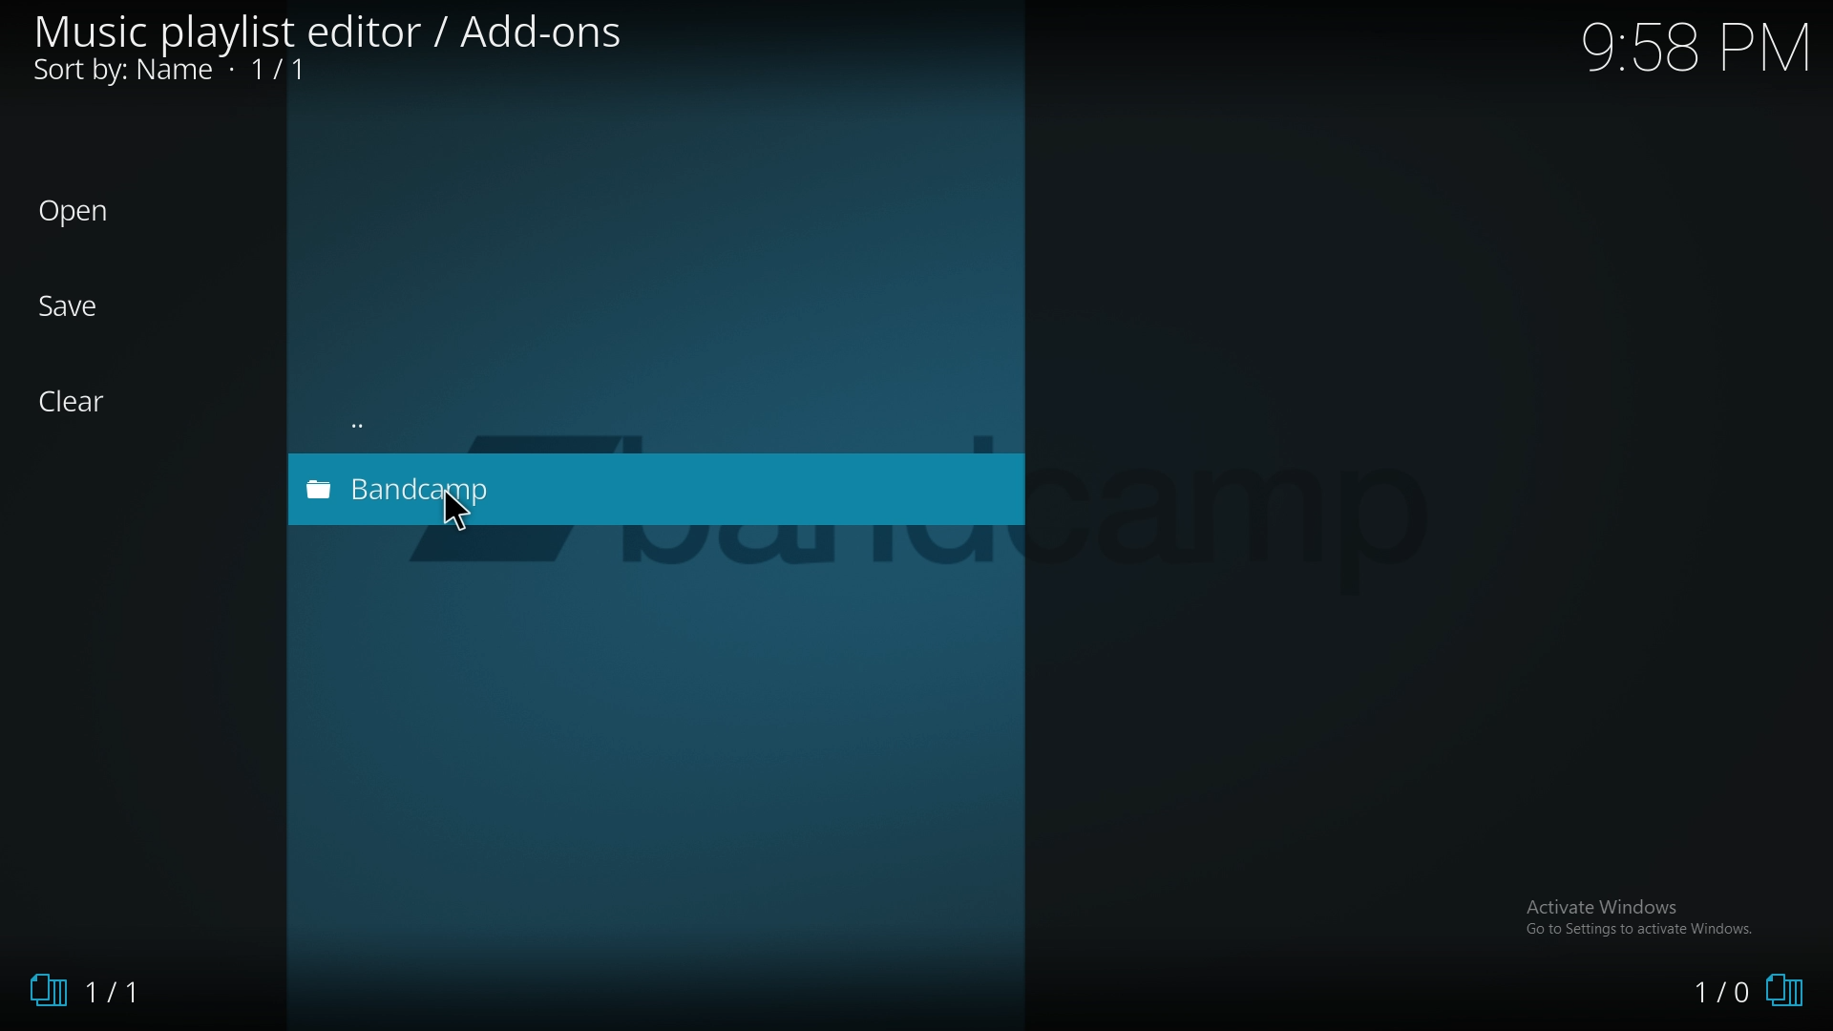 The image size is (1833, 1031). Describe the element at coordinates (1135, 516) in the screenshot. I see `Camp` at that location.